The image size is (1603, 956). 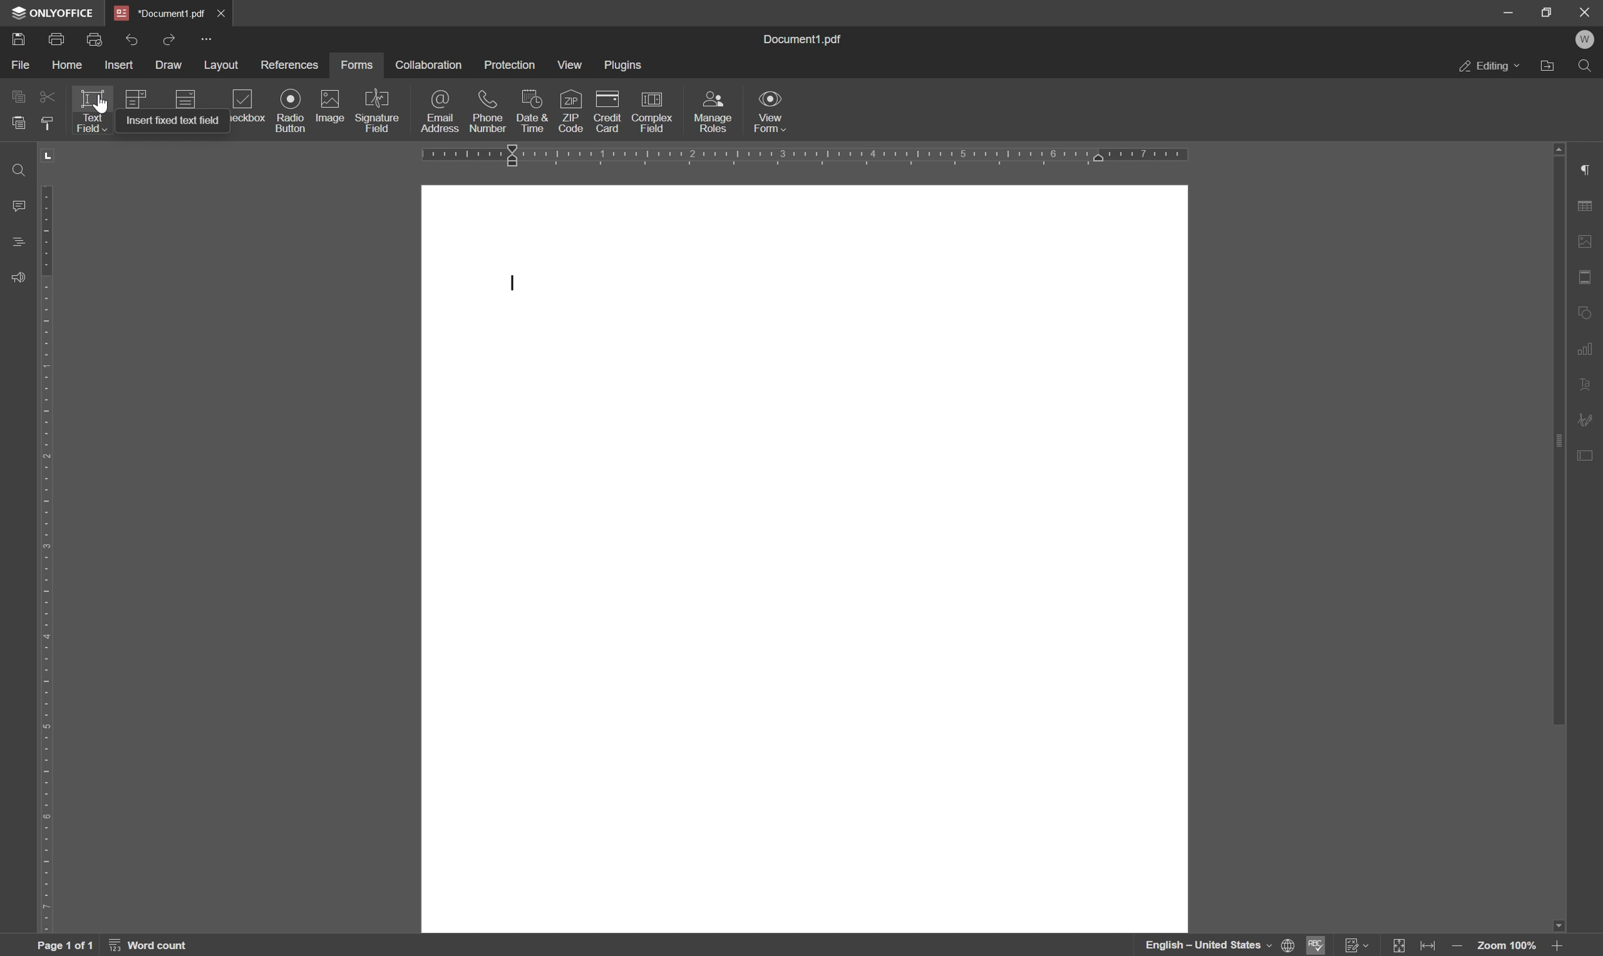 What do you see at coordinates (651, 113) in the screenshot?
I see `complex field` at bounding box center [651, 113].